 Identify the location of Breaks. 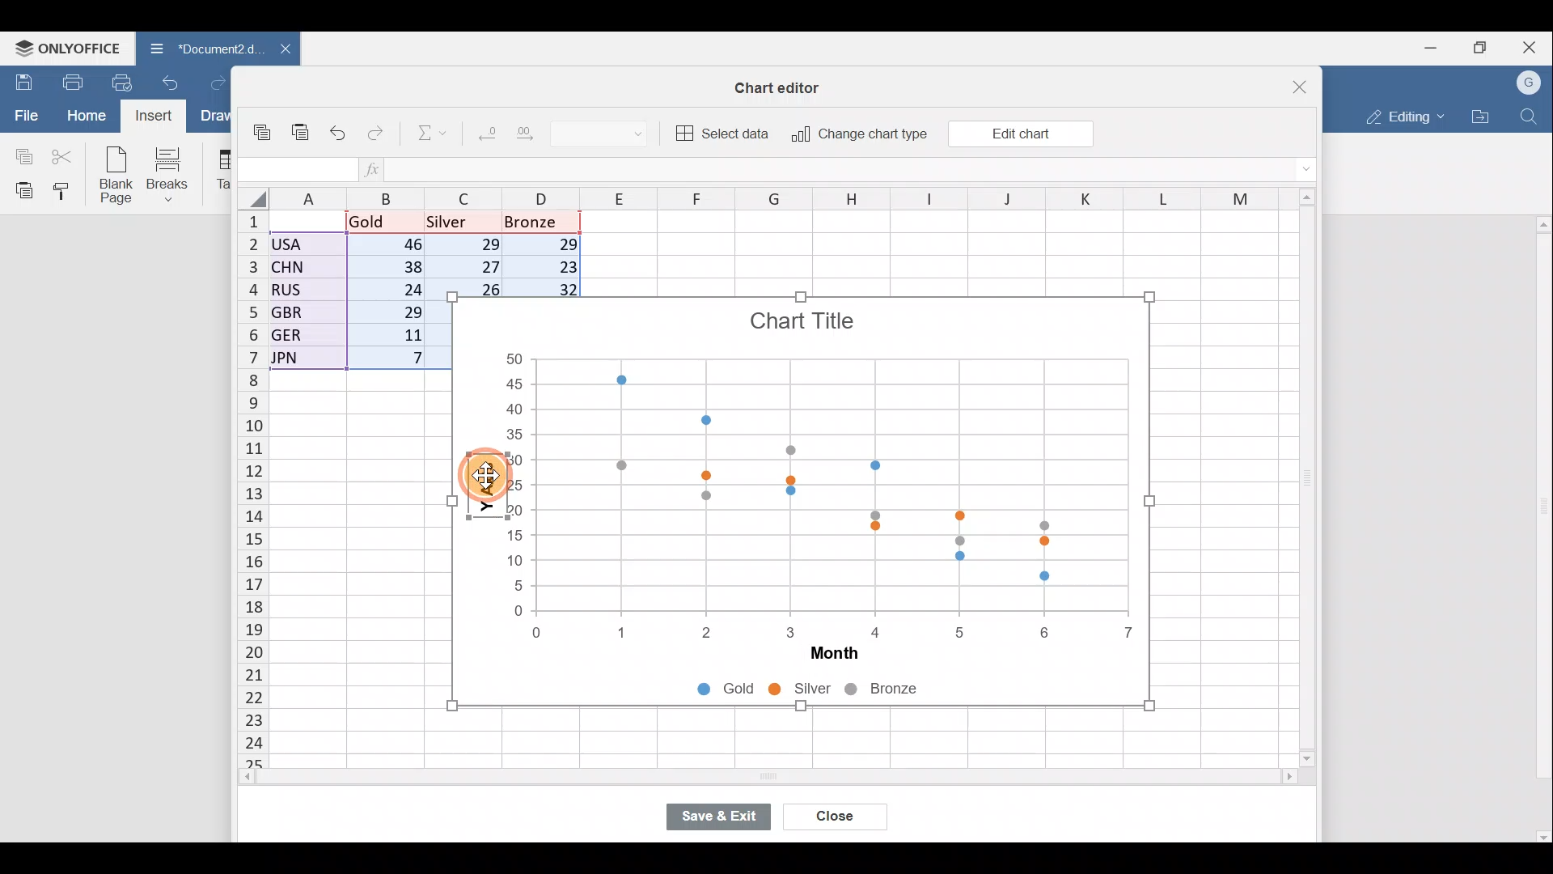
(176, 173).